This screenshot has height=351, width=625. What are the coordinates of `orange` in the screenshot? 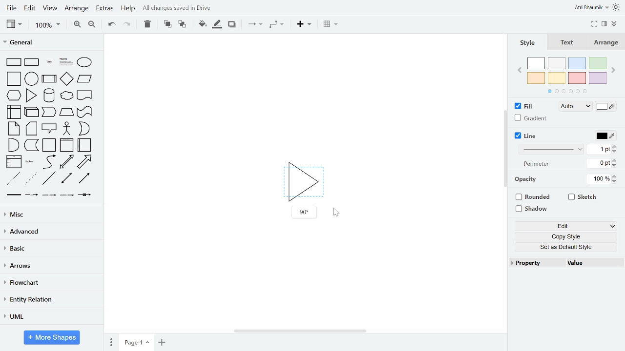 It's located at (536, 78).